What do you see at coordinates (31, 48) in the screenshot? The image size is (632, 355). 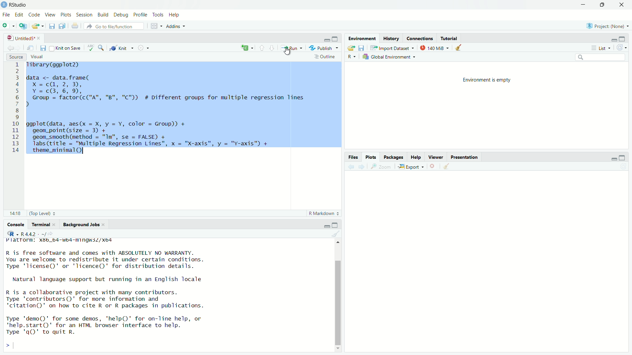 I see `move` at bounding box center [31, 48].